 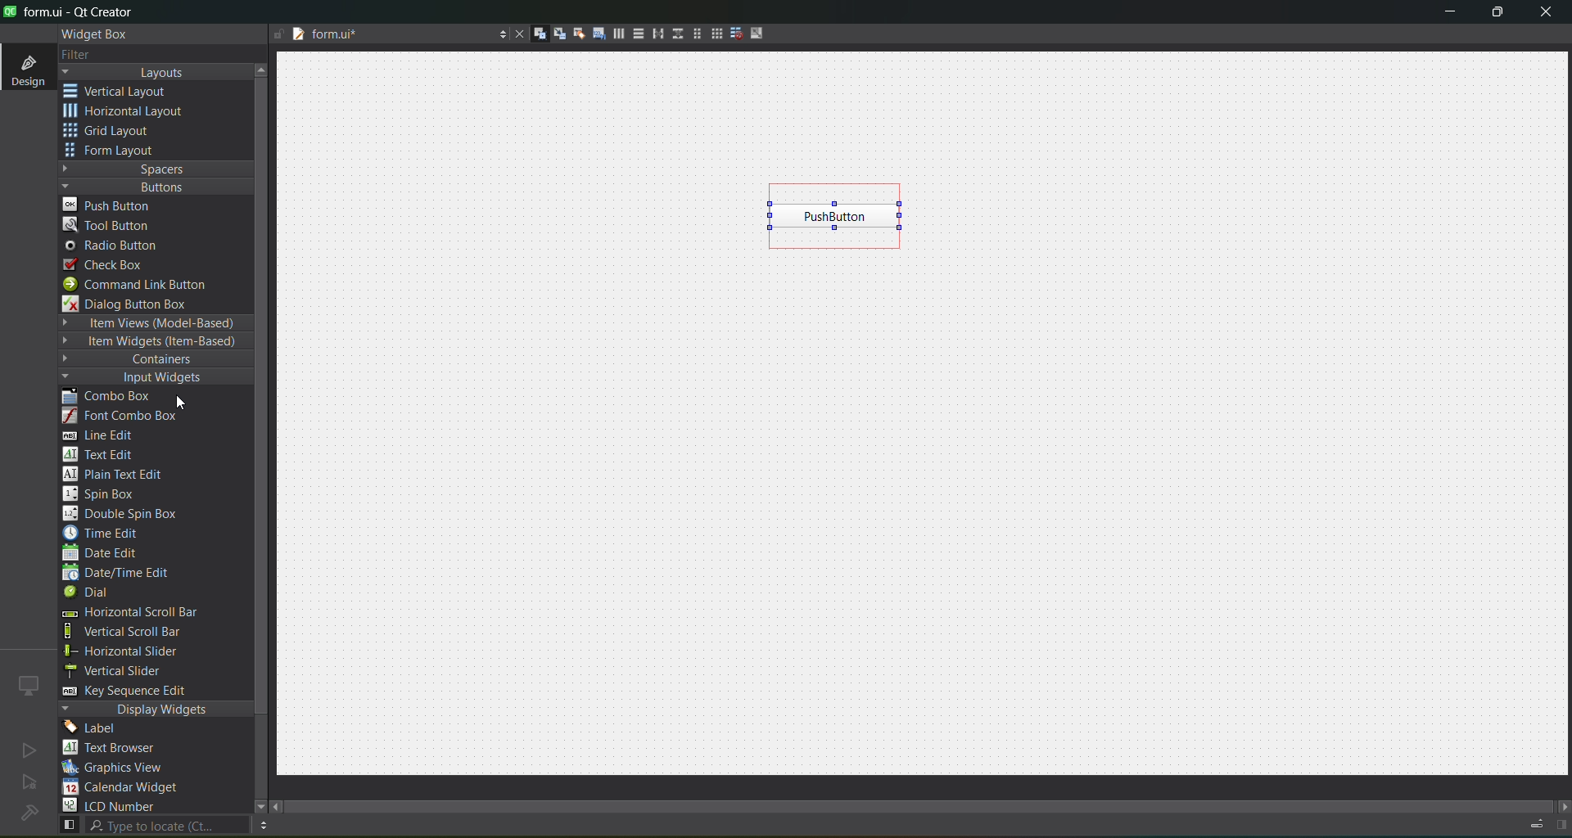 I want to click on layout in a form, so click(x=692, y=34).